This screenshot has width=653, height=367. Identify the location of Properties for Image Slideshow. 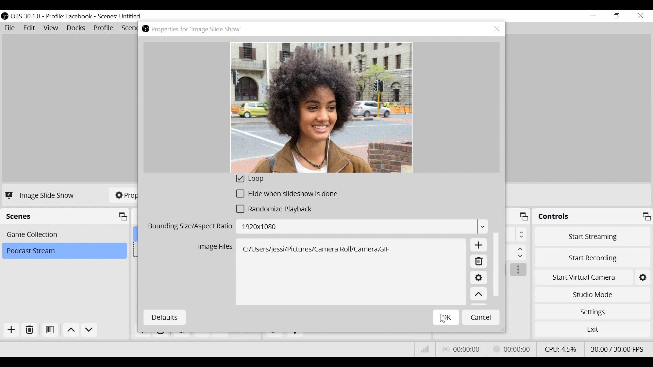
(194, 29).